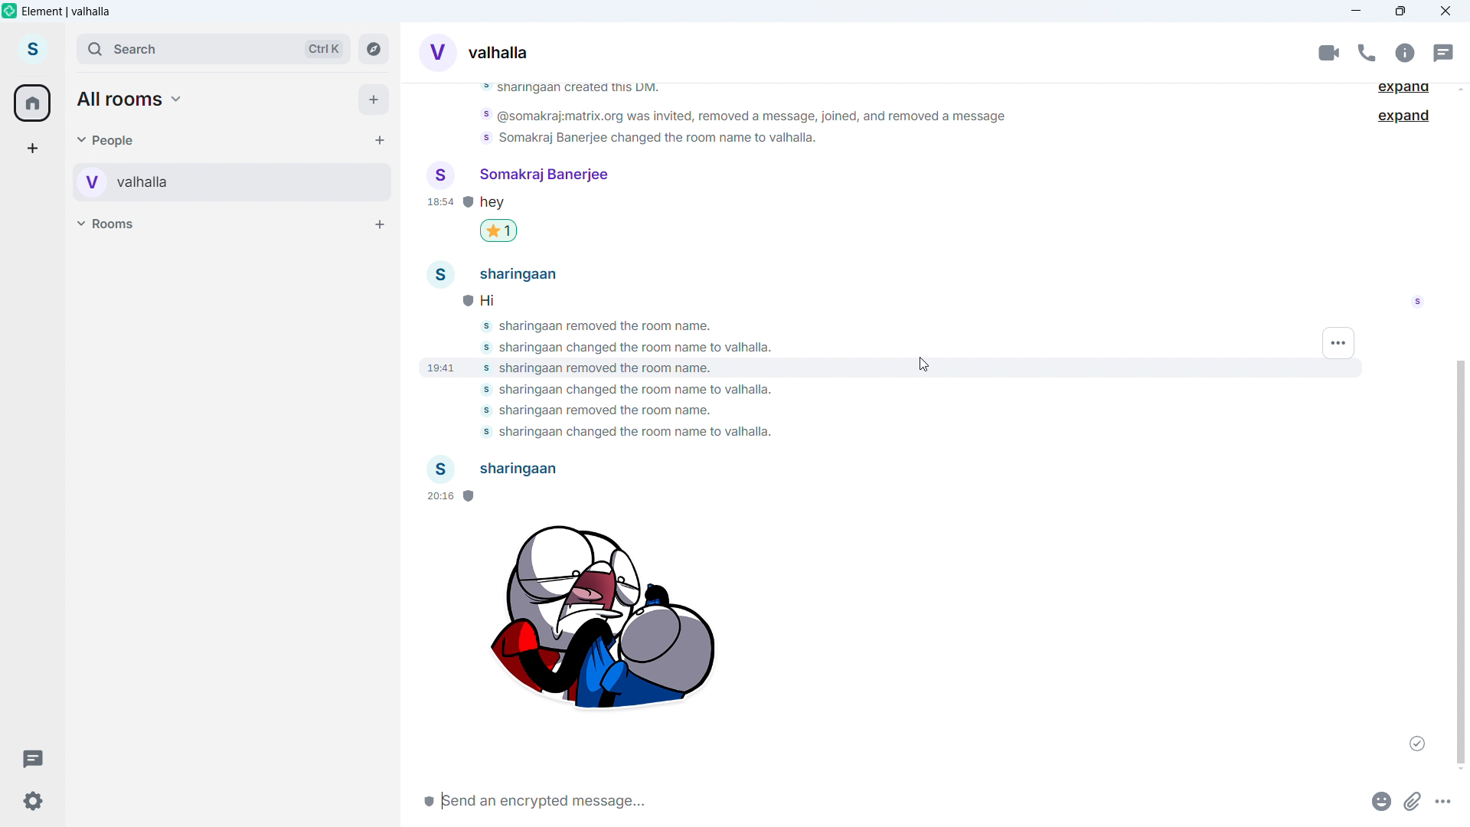 The width and height of the screenshot is (1470, 827). I want to click on somakraj banerjee removed the room name, so click(598, 412).